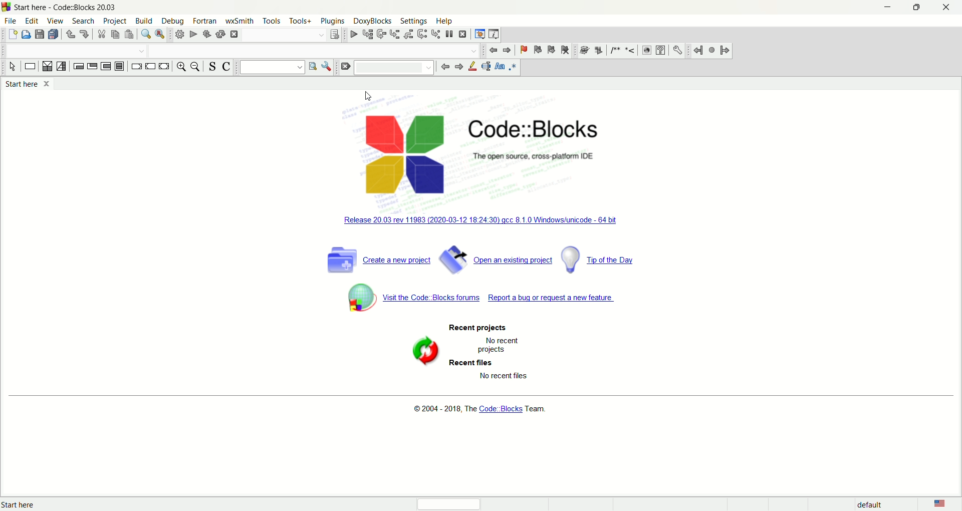 This screenshot has height=511, width=962. What do you see at coordinates (131, 34) in the screenshot?
I see `paste` at bounding box center [131, 34].